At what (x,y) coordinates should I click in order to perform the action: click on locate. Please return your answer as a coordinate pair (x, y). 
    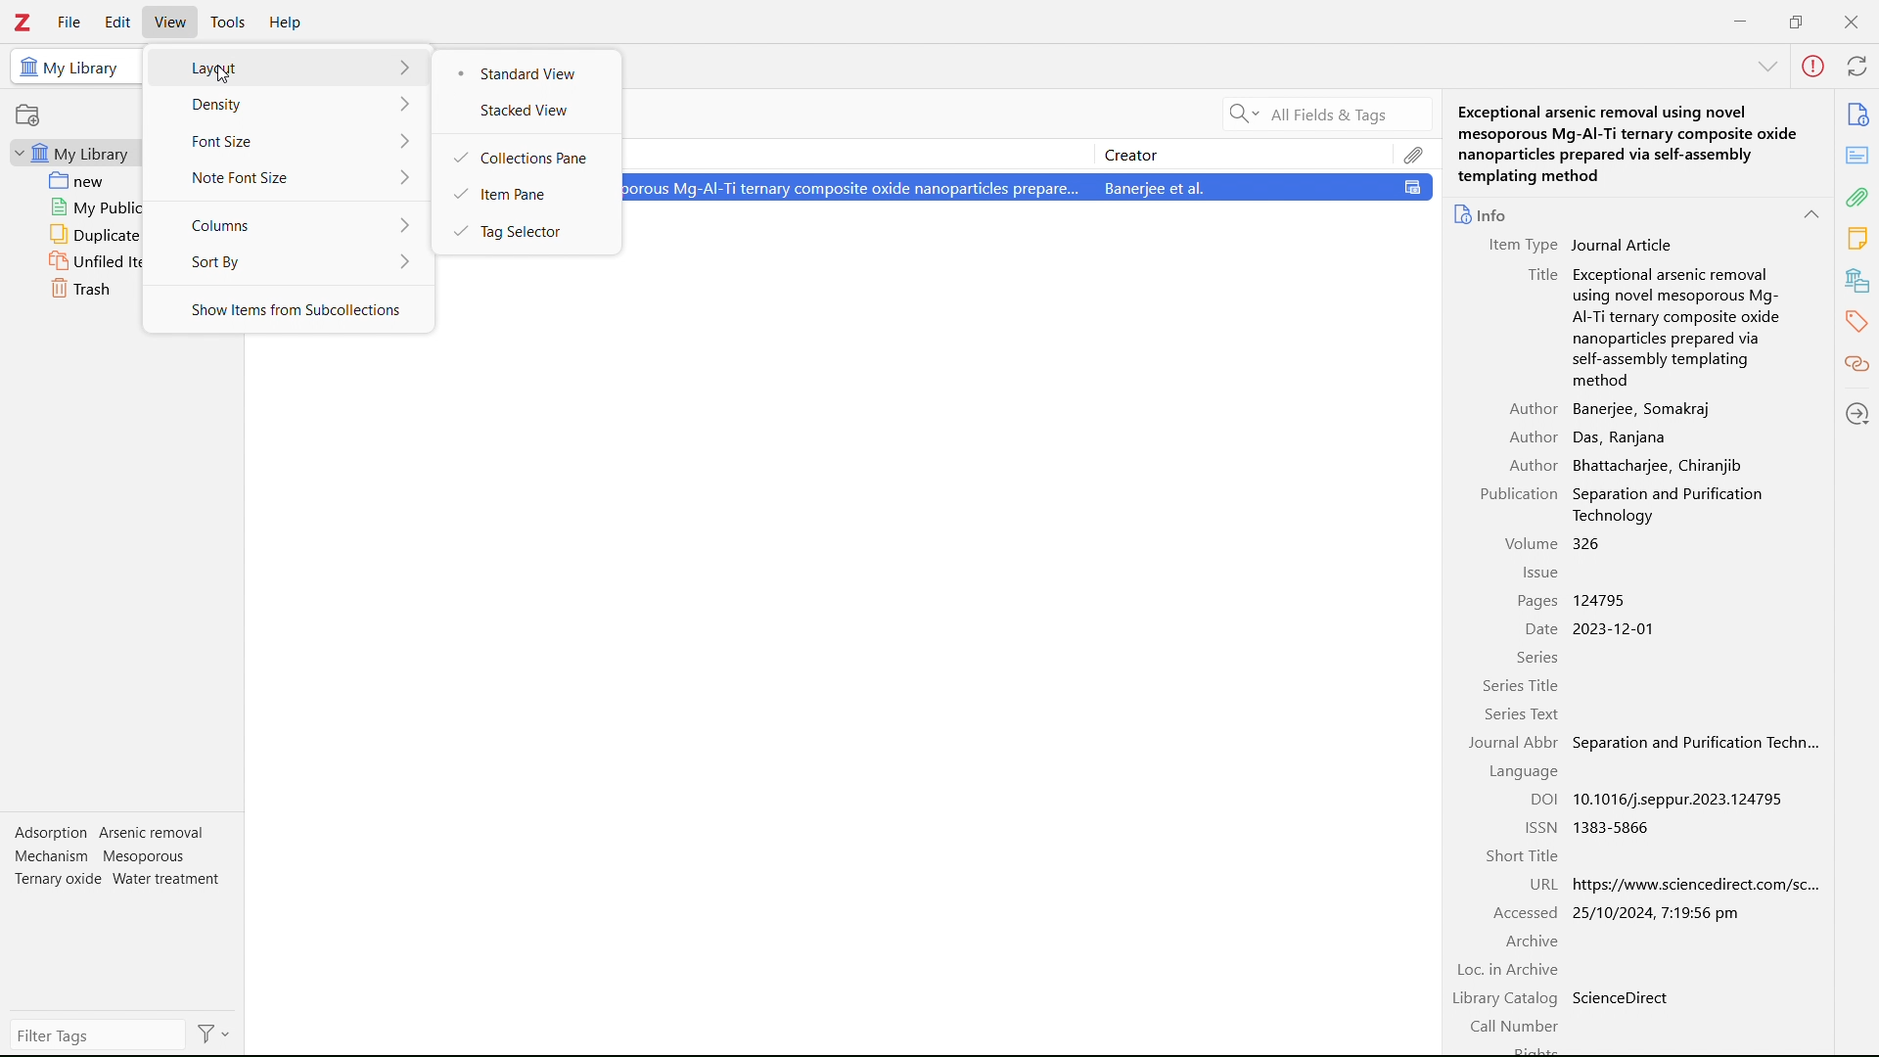
    Looking at the image, I should click on (1858, 413).